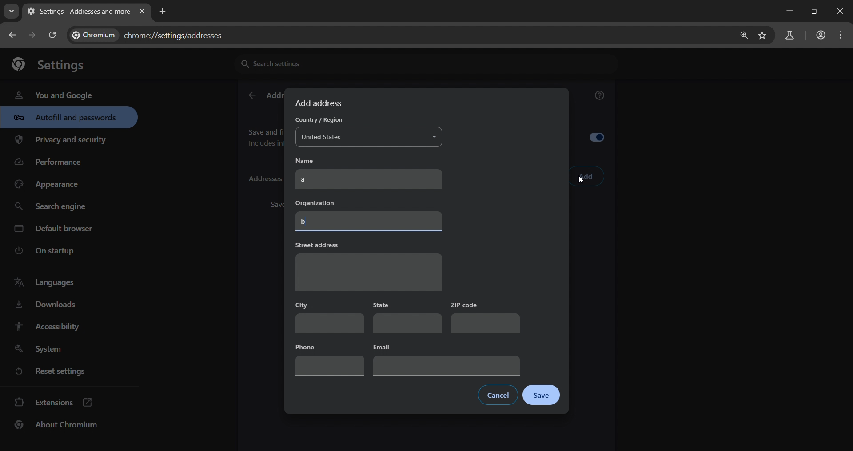  I want to click on zip code, so click(485, 317).